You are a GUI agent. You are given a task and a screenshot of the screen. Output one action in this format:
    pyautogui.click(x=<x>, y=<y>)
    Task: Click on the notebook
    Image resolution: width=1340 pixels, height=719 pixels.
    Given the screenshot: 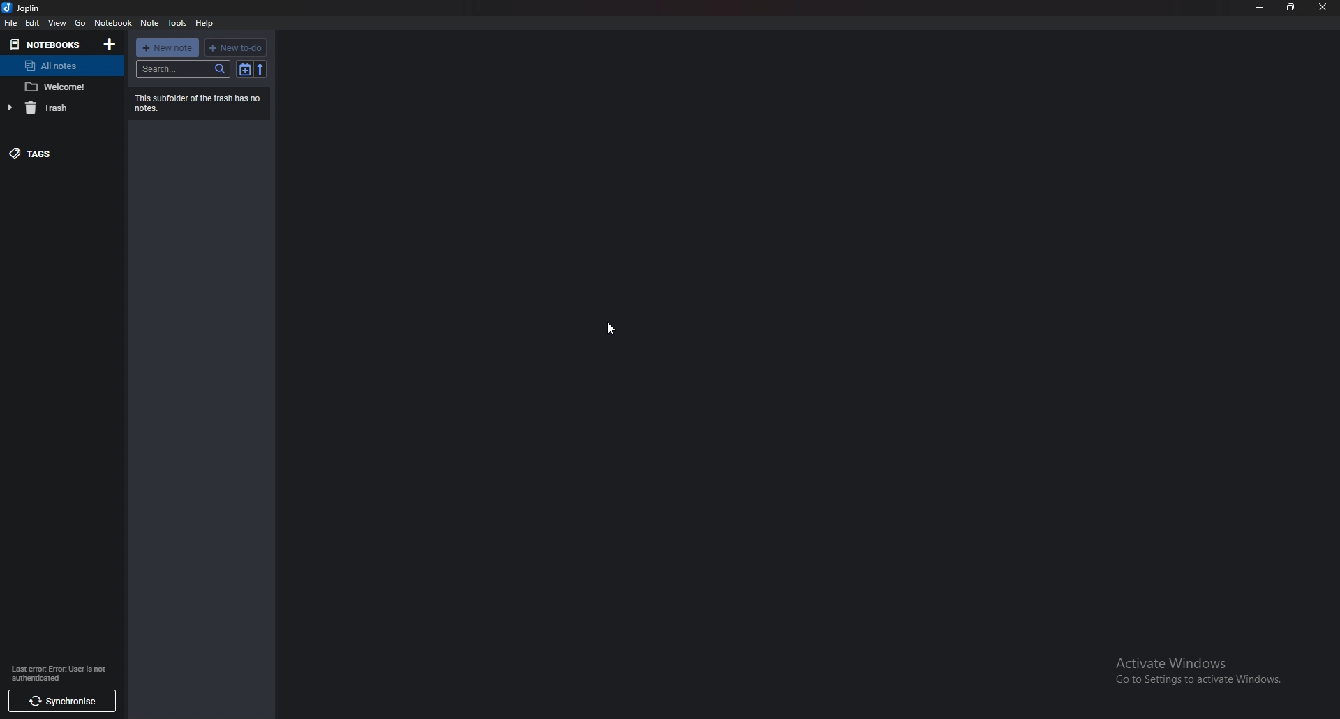 What is the action you would take?
    pyautogui.click(x=114, y=22)
    